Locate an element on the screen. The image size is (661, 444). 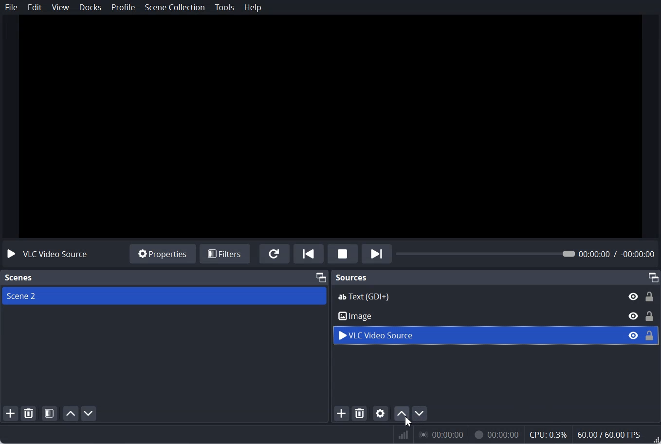
Open source Properties is located at coordinates (381, 412).